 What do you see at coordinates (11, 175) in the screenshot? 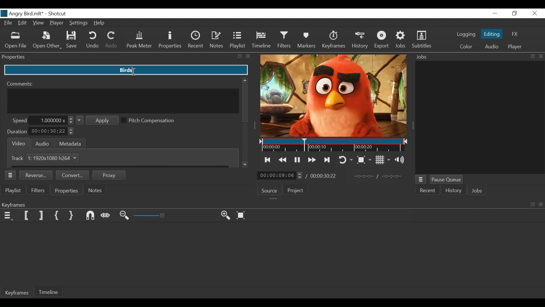
I see `Properties menu` at bounding box center [11, 175].